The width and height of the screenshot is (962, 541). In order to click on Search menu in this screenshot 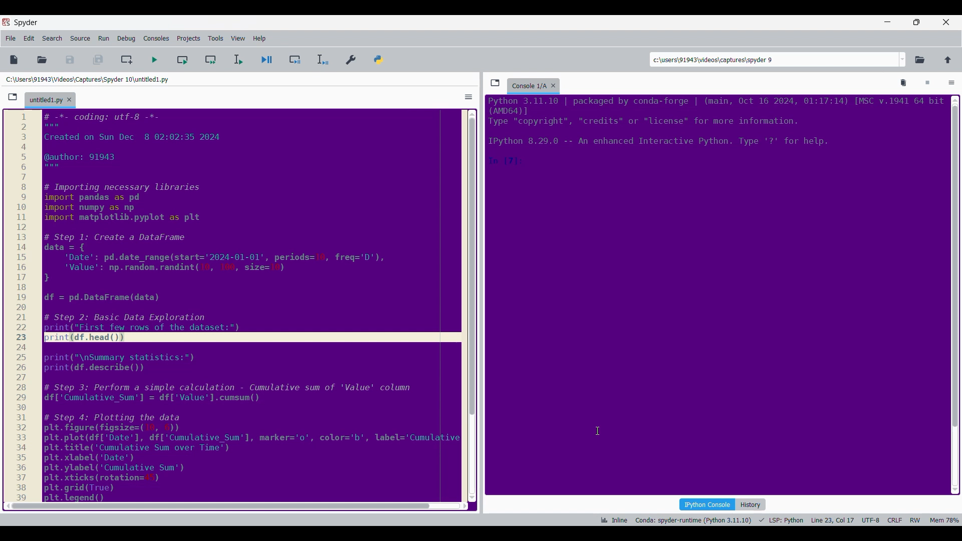, I will do `click(53, 39)`.